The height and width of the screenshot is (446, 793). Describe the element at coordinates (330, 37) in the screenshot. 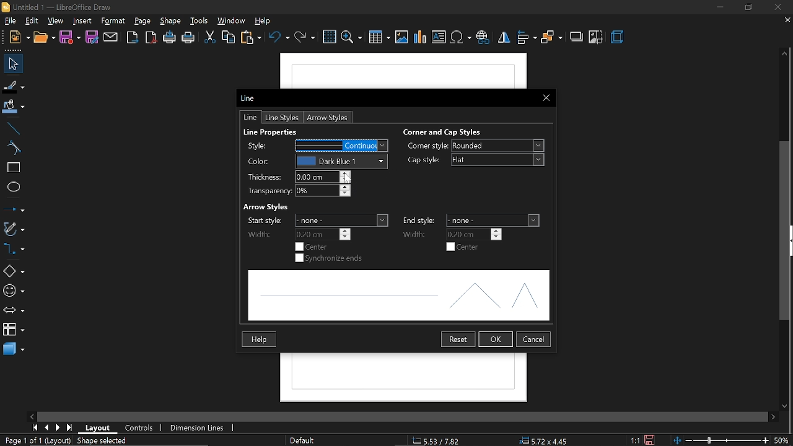

I see `grid` at that location.